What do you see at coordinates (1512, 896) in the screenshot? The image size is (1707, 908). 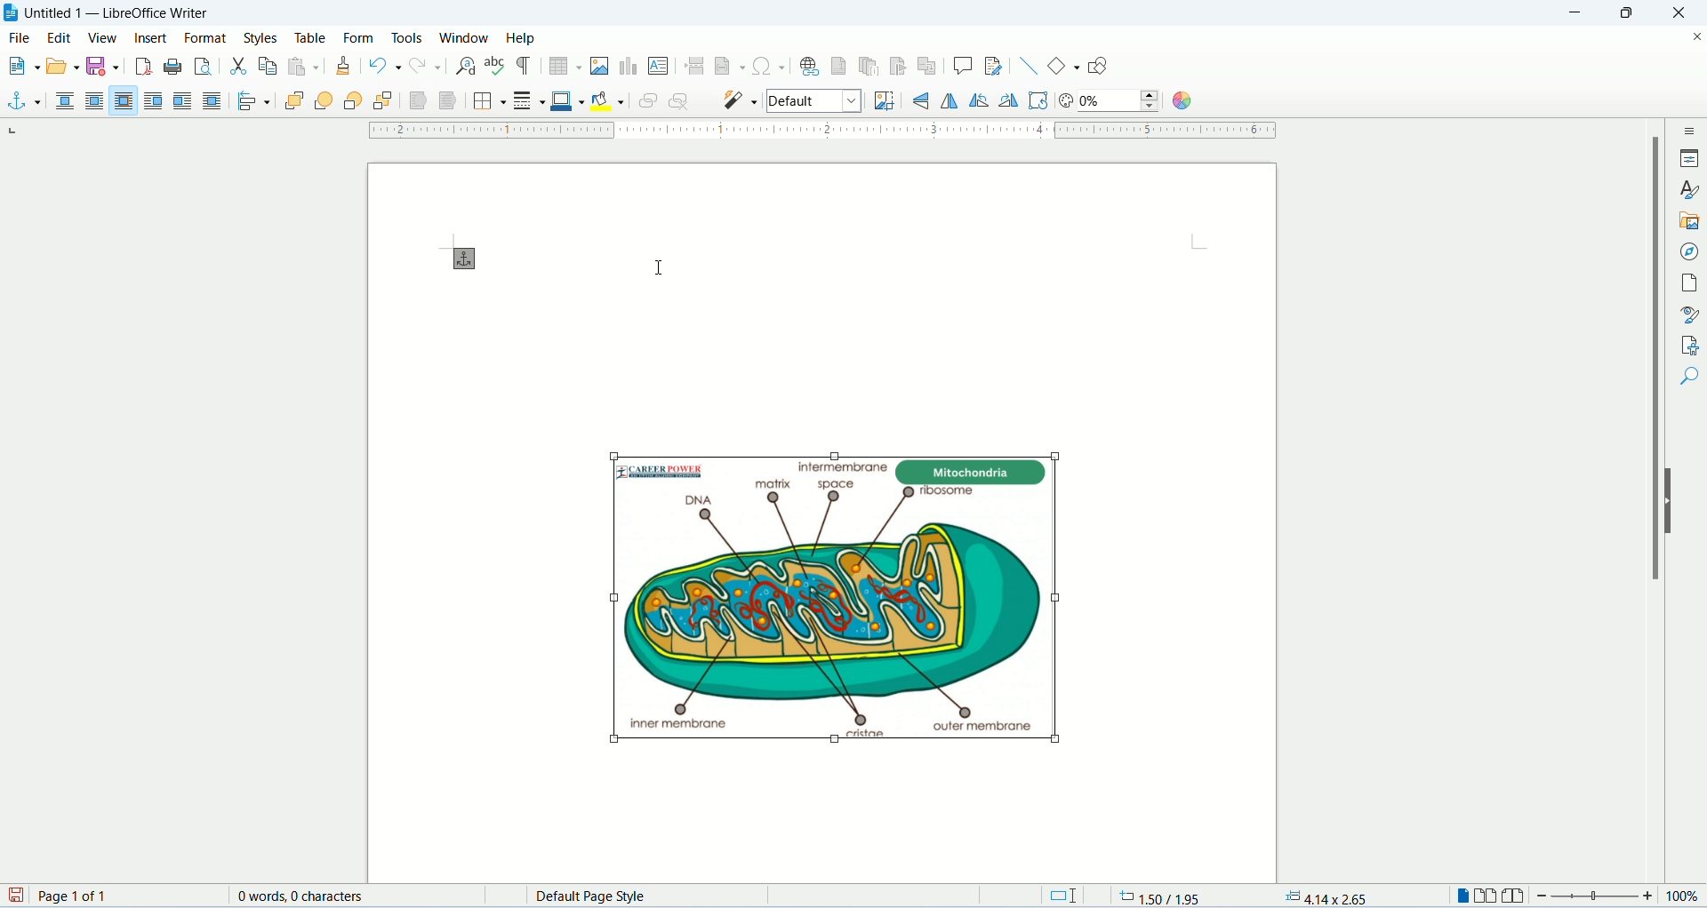 I see `book view` at bounding box center [1512, 896].